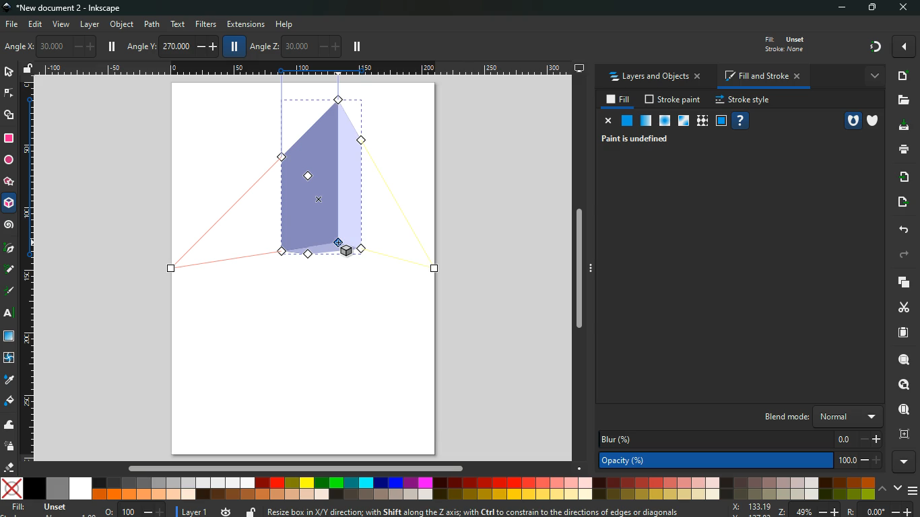 This screenshot has height=517, width=920. I want to click on download, so click(901, 126).